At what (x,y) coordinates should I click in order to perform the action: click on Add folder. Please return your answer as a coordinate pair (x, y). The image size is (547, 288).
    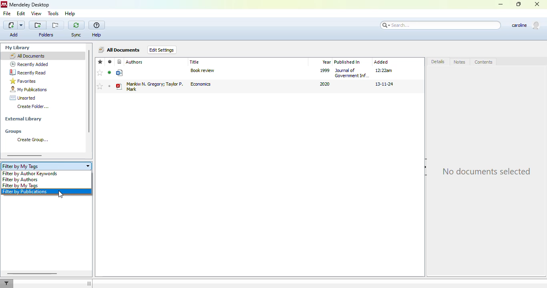
    Looking at the image, I should click on (38, 25).